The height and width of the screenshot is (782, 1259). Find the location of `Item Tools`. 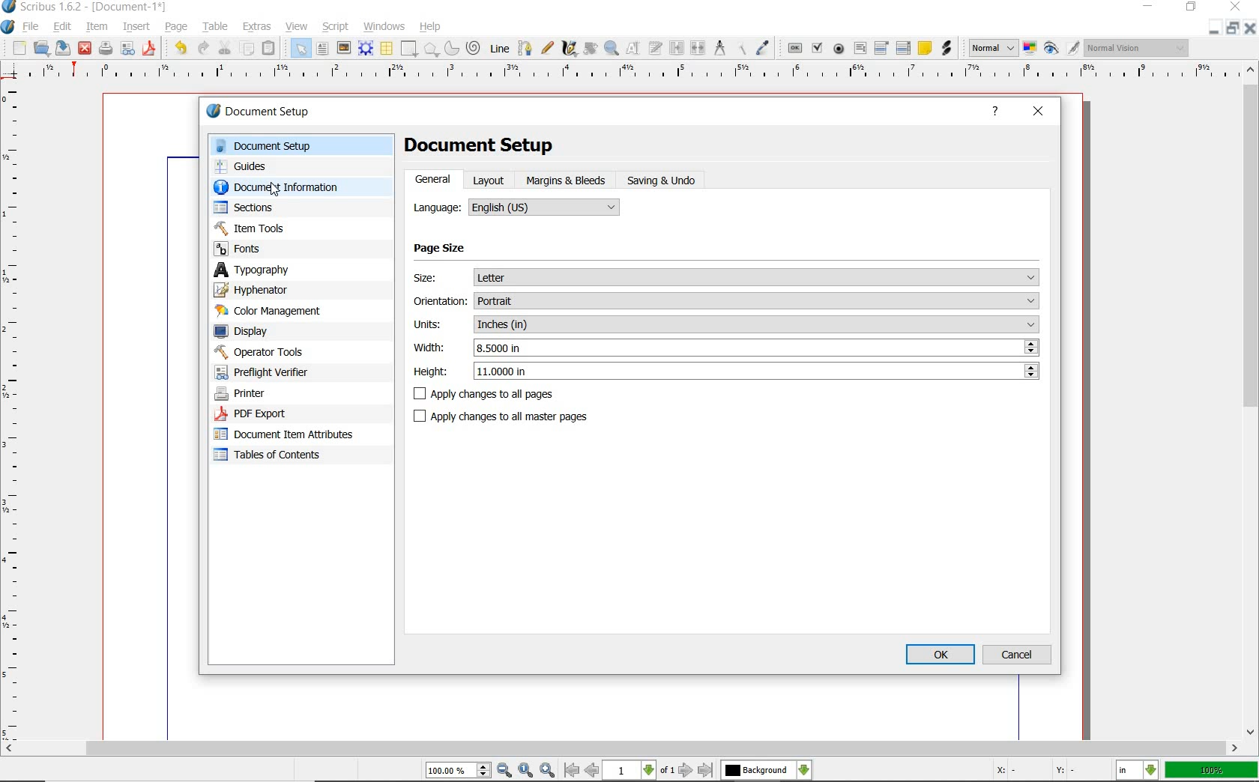

Item Tools is located at coordinates (284, 228).